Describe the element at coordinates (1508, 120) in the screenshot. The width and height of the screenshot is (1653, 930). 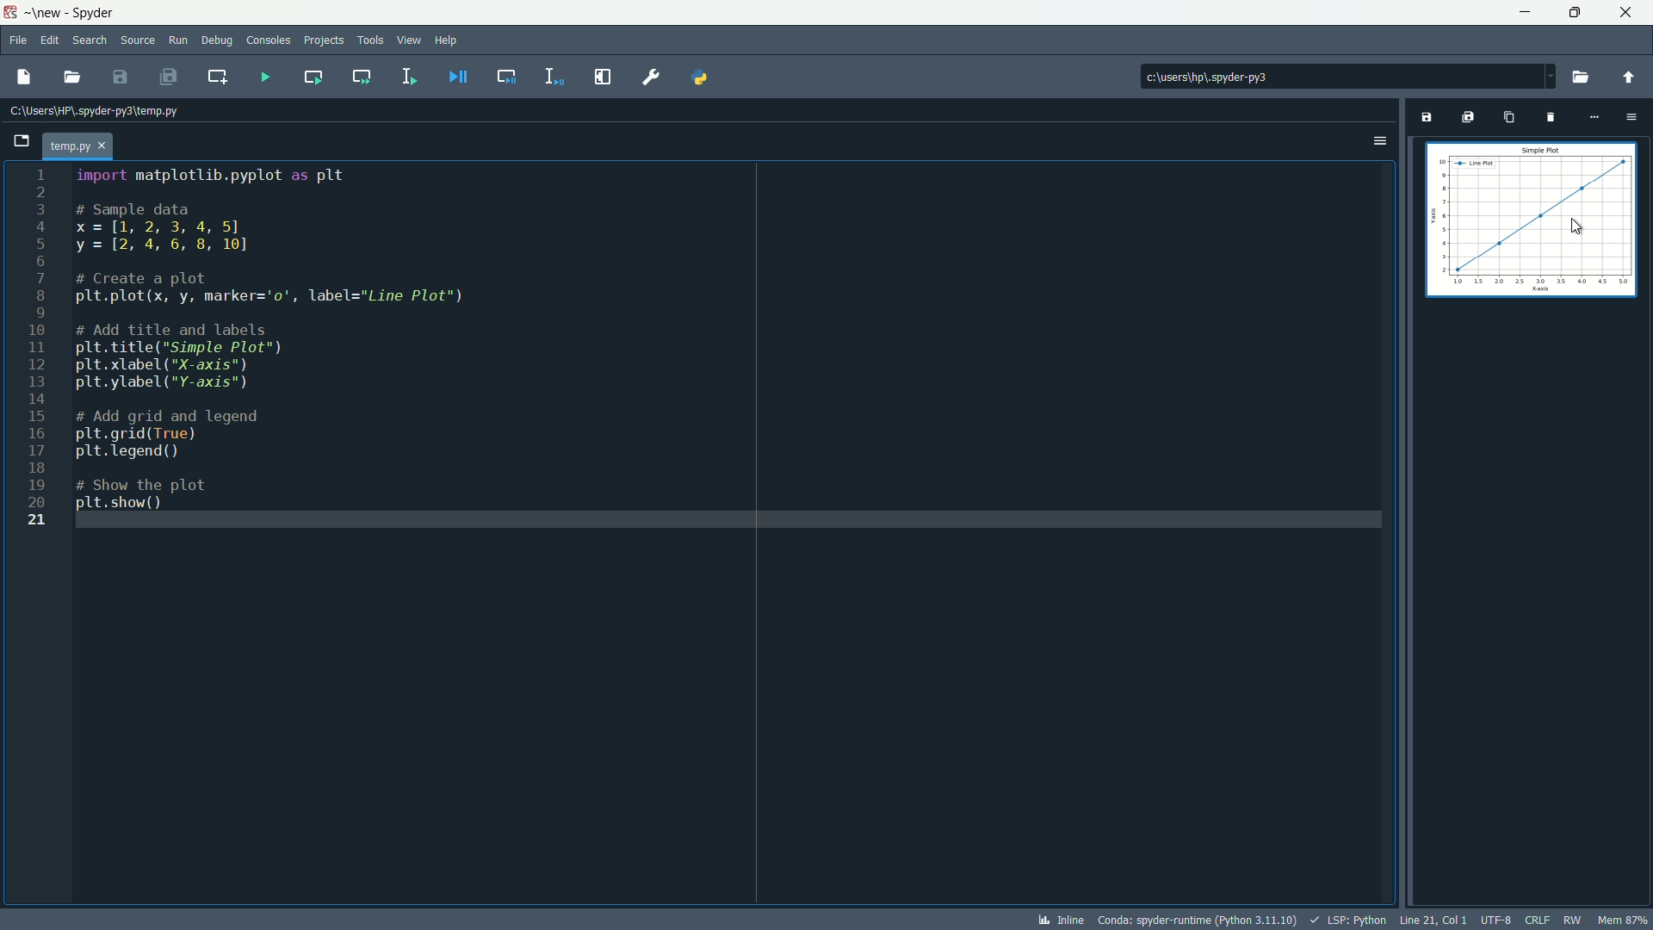
I see `copy plot to clopboard as image` at that location.